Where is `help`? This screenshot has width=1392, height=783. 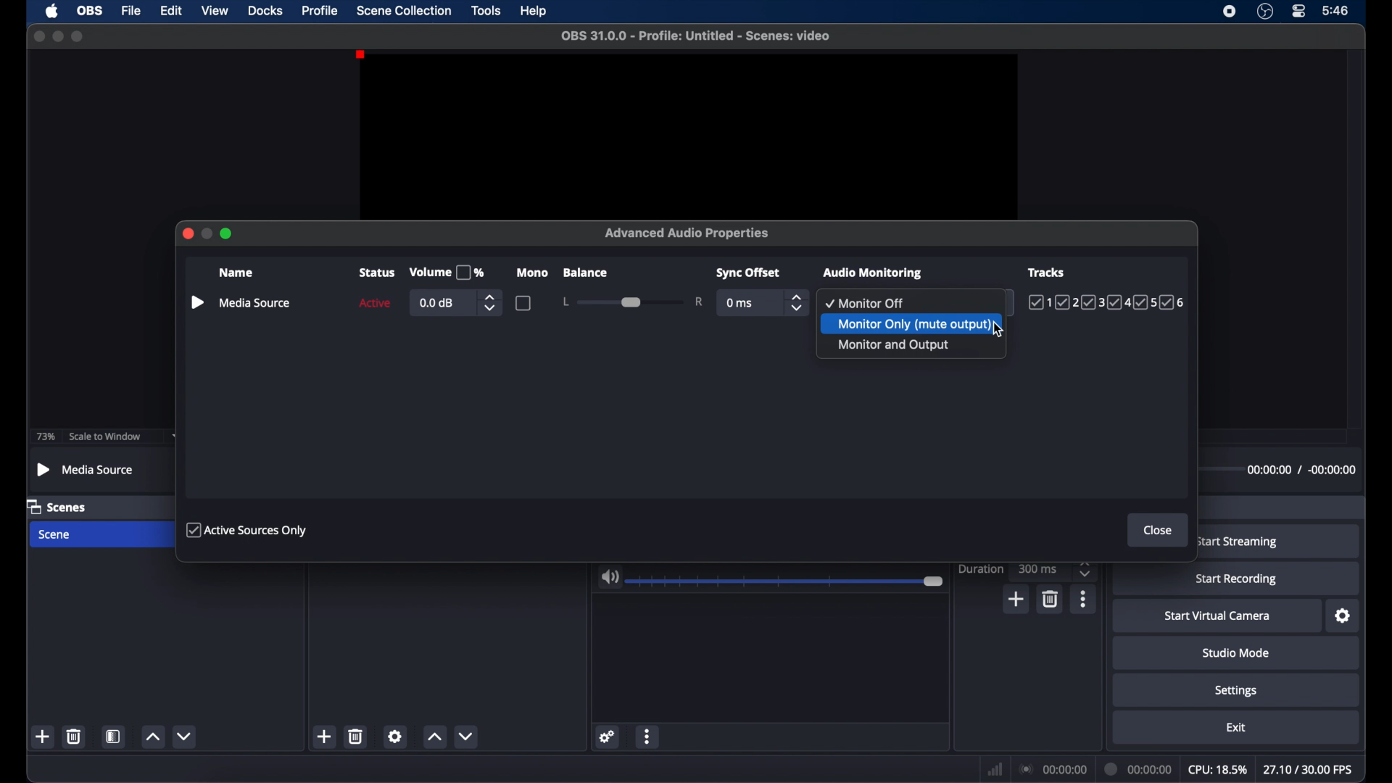
help is located at coordinates (535, 11).